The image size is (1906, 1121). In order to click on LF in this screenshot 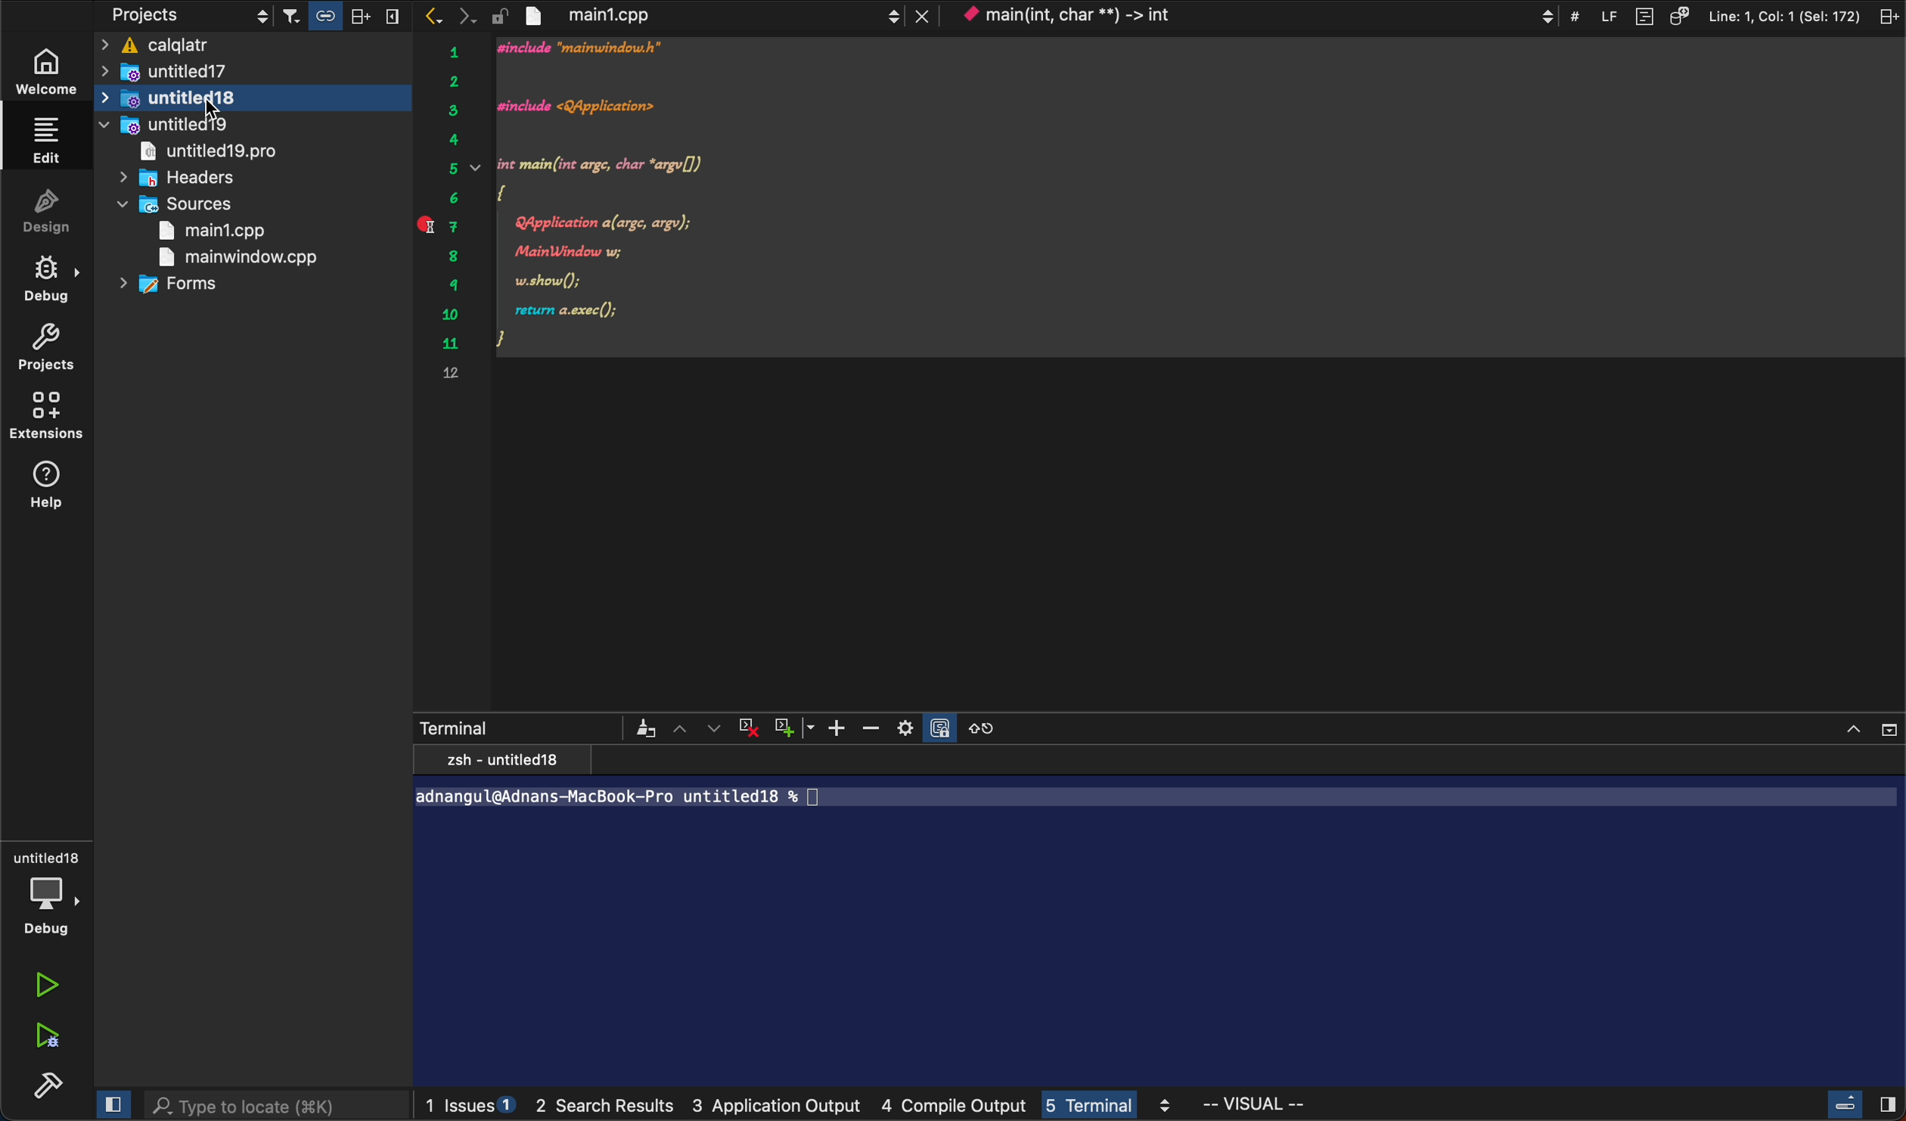, I will do `click(1603, 14)`.